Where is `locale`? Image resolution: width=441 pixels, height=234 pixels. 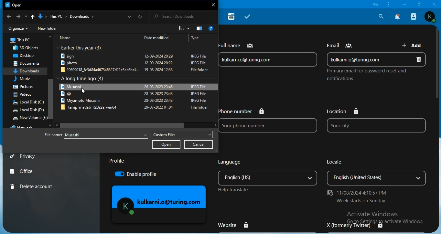 locale is located at coordinates (377, 172).